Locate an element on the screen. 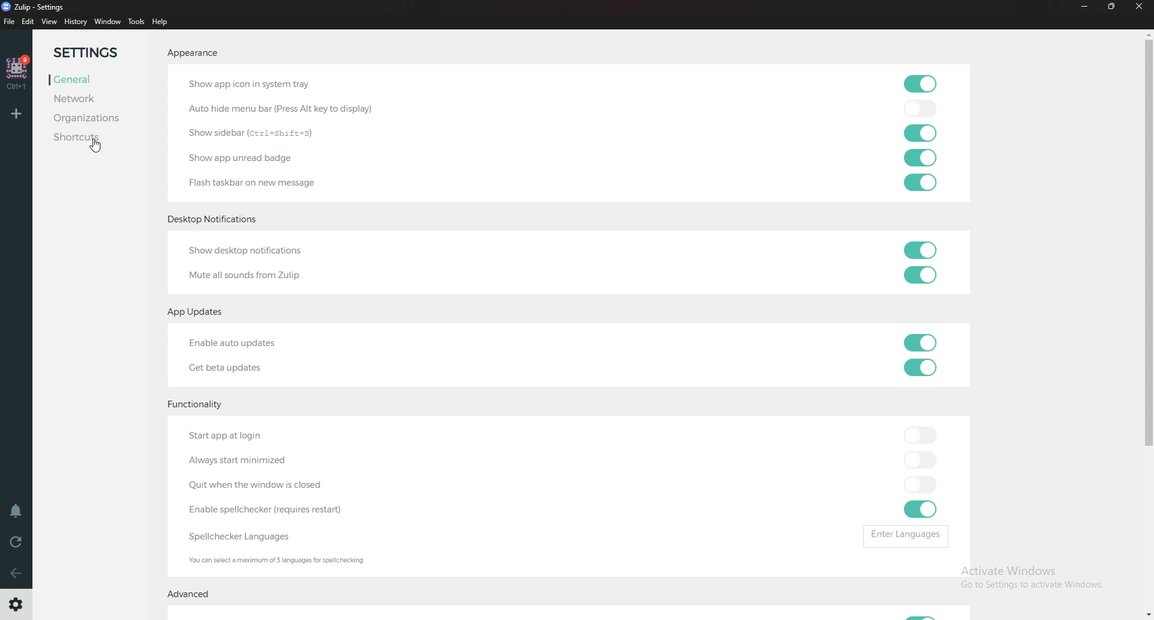  toggle is located at coordinates (921, 485).